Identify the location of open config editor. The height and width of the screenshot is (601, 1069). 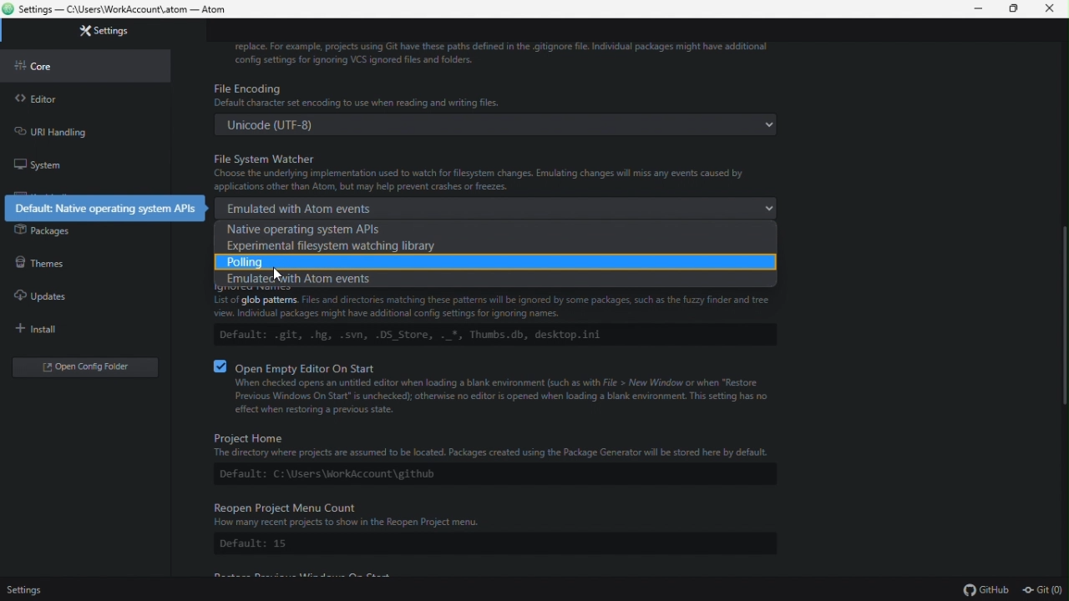
(81, 368).